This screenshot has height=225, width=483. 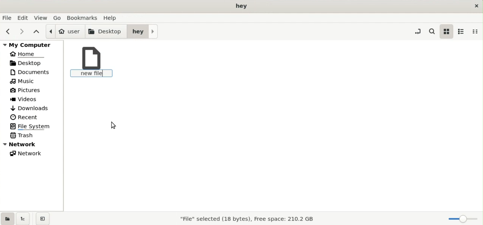 What do you see at coordinates (446, 31) in the screenshot?
I see `icon view` at bounding box center [446, 31].